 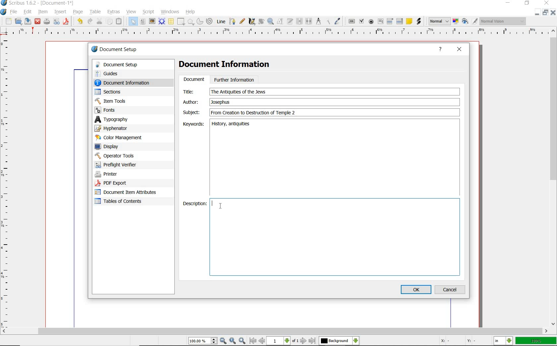 What do you see at coordinates (194, 80) in the screenshot?
I see `document` at bounding box center [194, 80].